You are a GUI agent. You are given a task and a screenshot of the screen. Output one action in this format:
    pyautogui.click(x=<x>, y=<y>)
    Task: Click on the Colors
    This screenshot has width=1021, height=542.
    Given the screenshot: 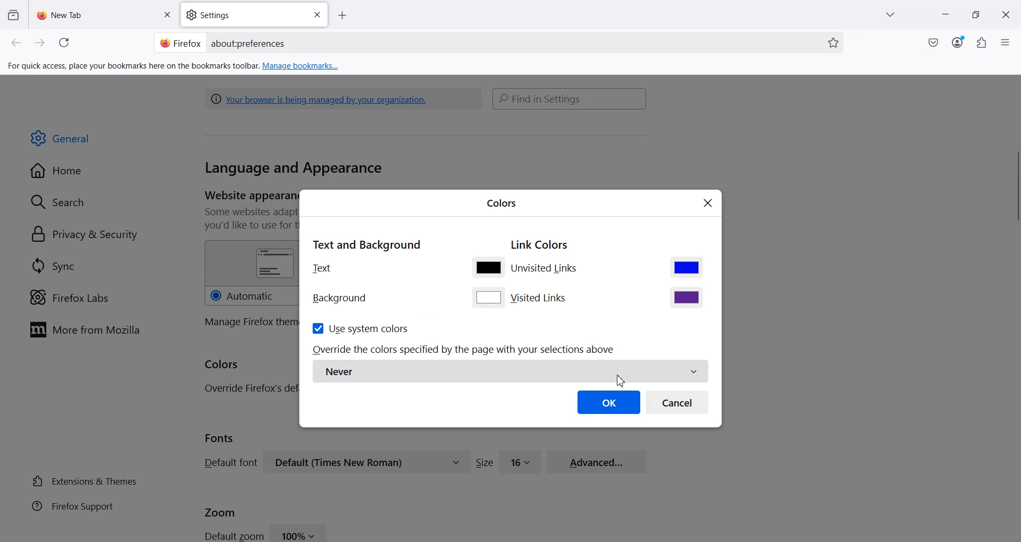 What is the action you would take?
    pyautogui.click(x=501, y=202)
    